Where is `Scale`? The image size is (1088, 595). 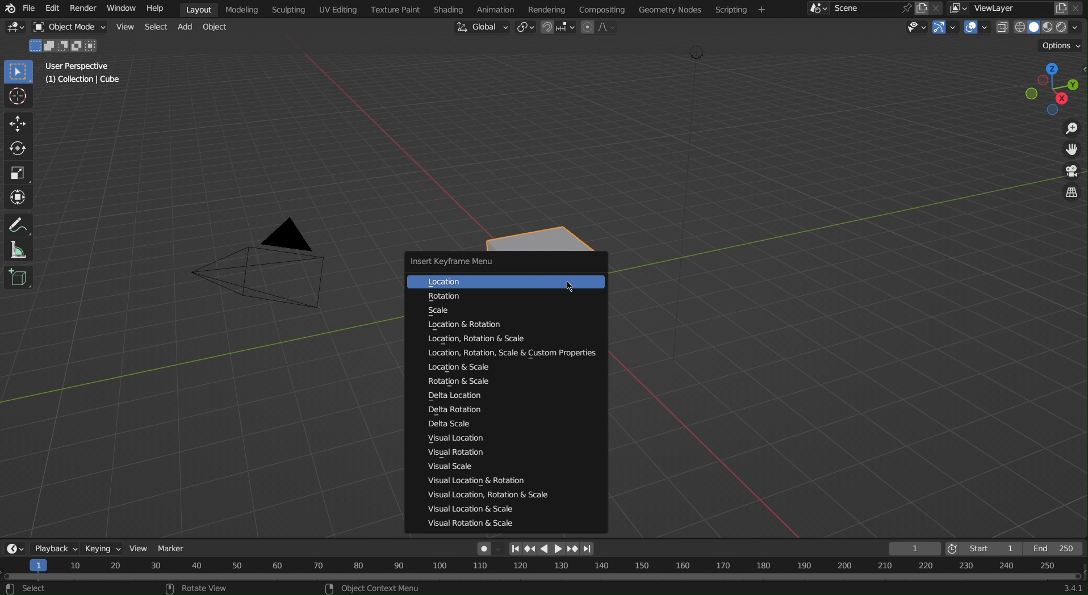 Scale is located at coordinates (18, 174).